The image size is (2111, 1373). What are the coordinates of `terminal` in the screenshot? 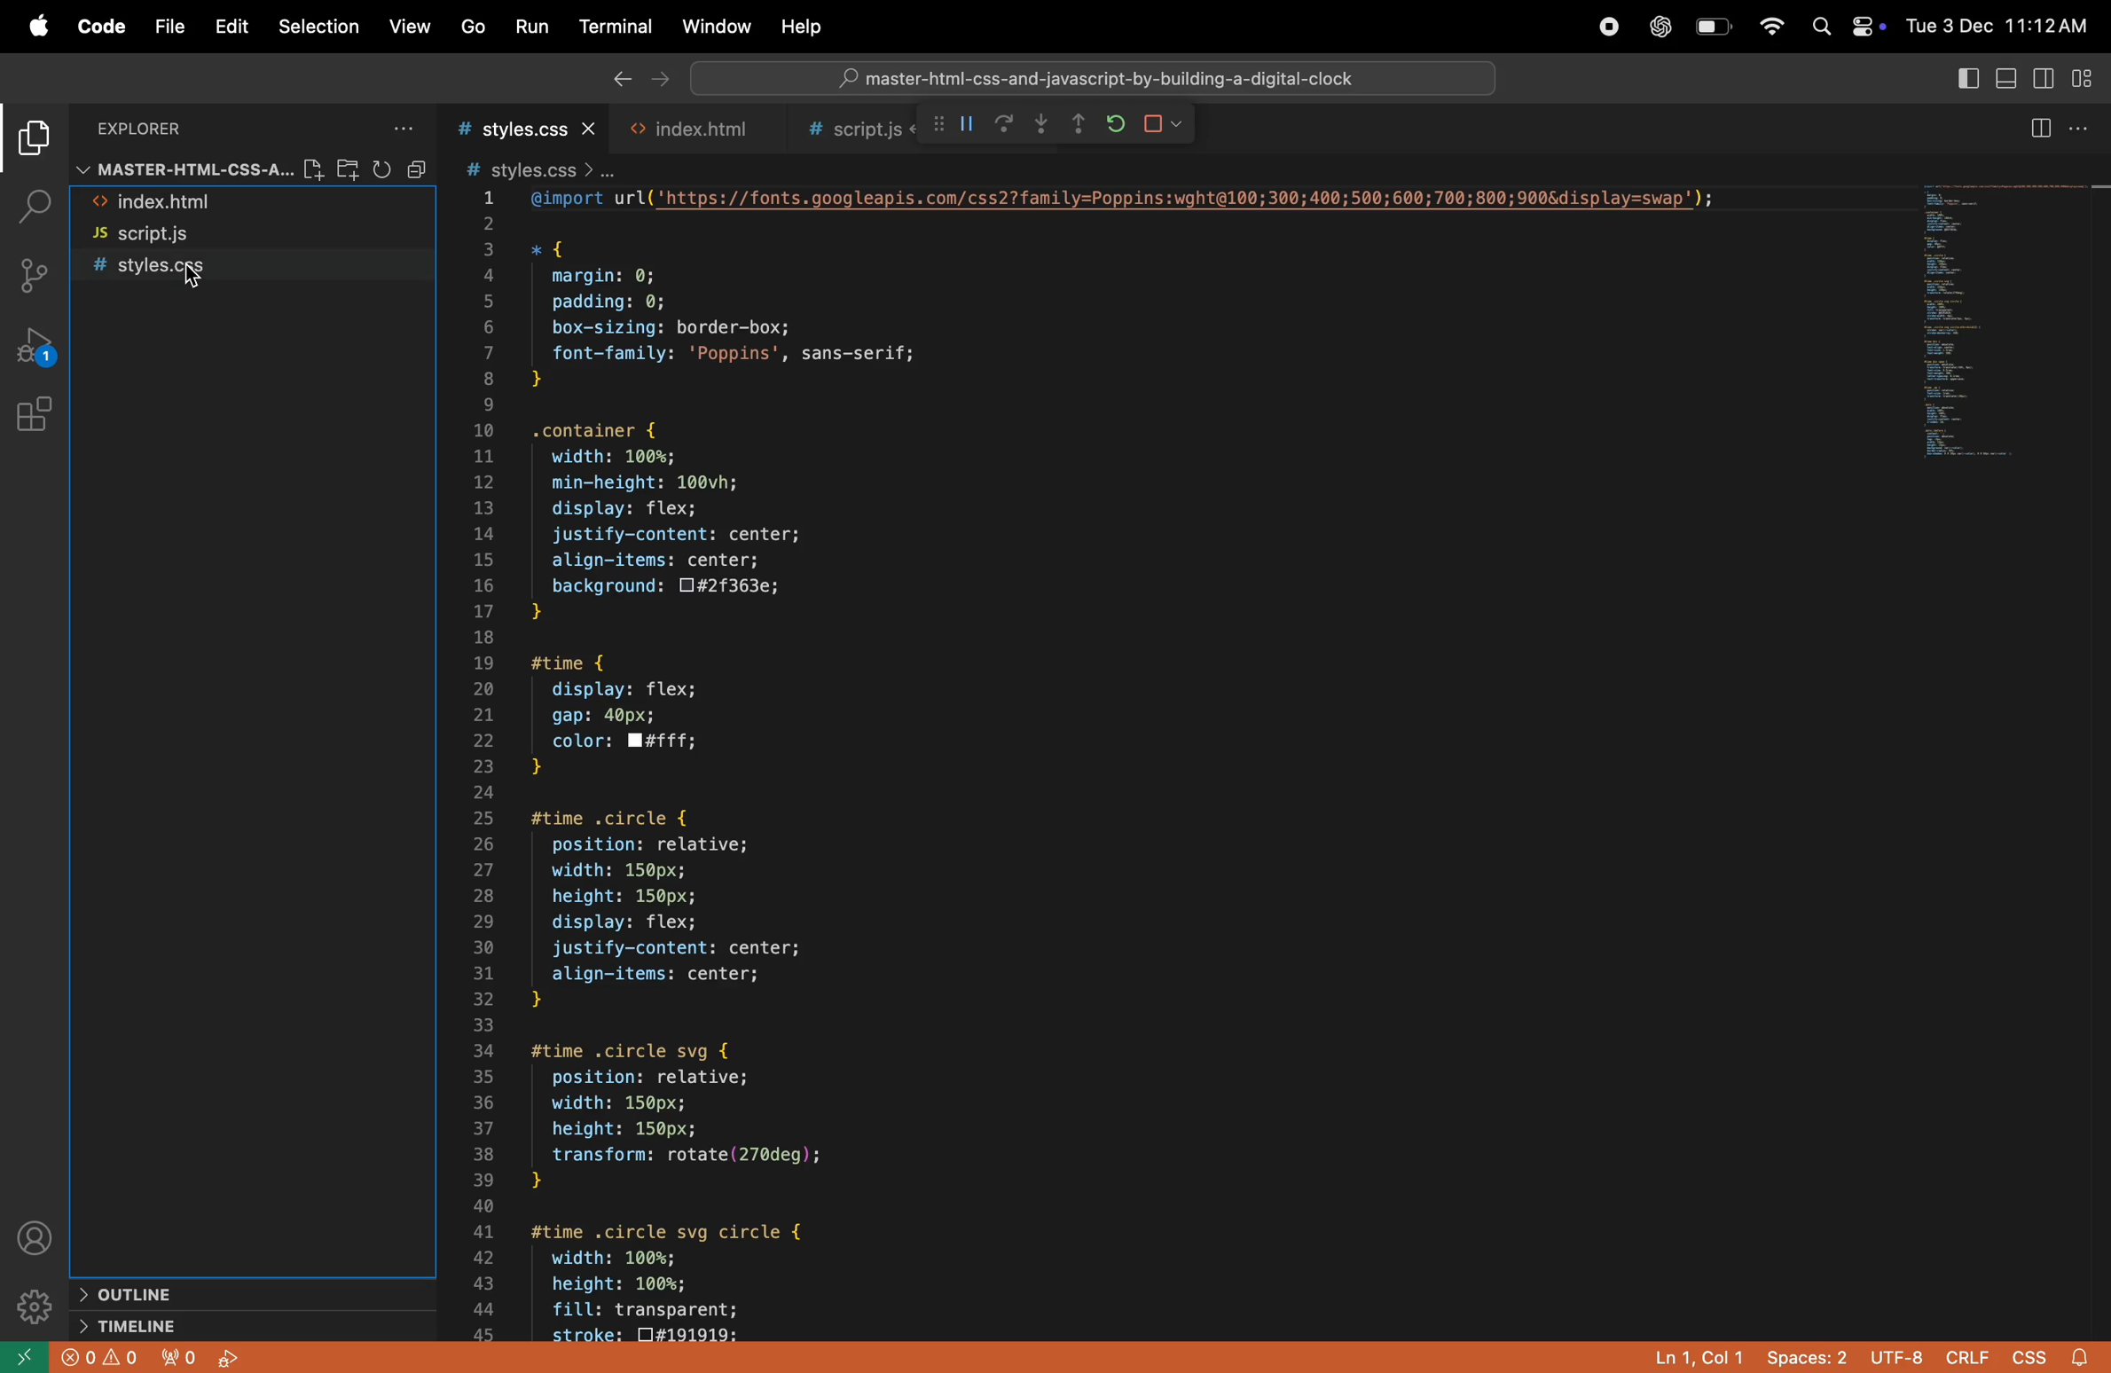 It's located at (613, 24).